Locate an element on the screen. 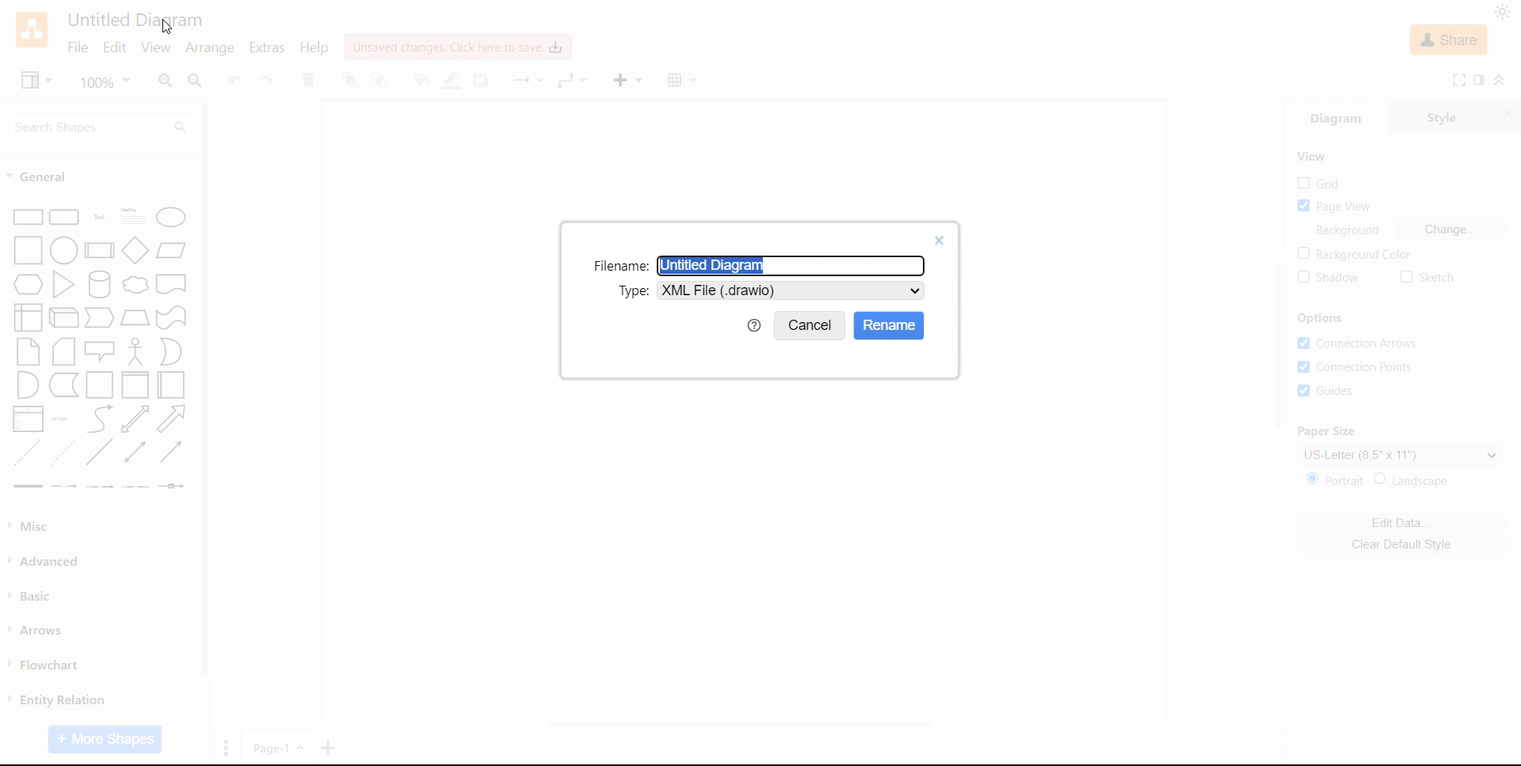 The height and width of the screenshot is (766, 1521). Shadow  is located at coordinates (1329, 278).